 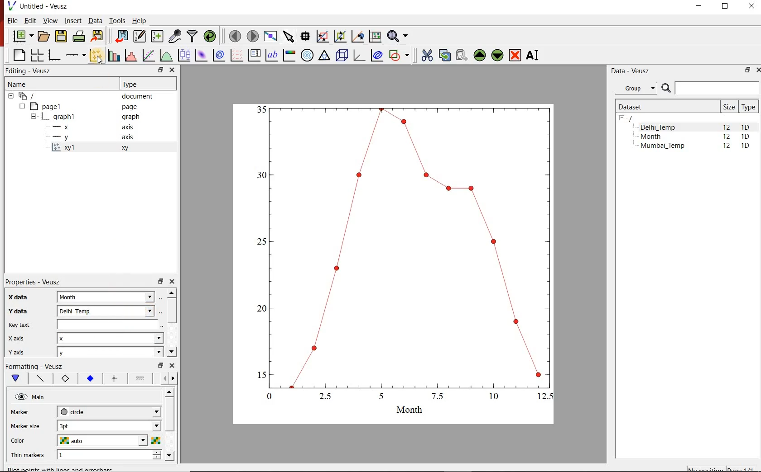 What do you see at coordinates (111, 324) in the screenshot?
I see `input field` at bounding box center [111, 324].